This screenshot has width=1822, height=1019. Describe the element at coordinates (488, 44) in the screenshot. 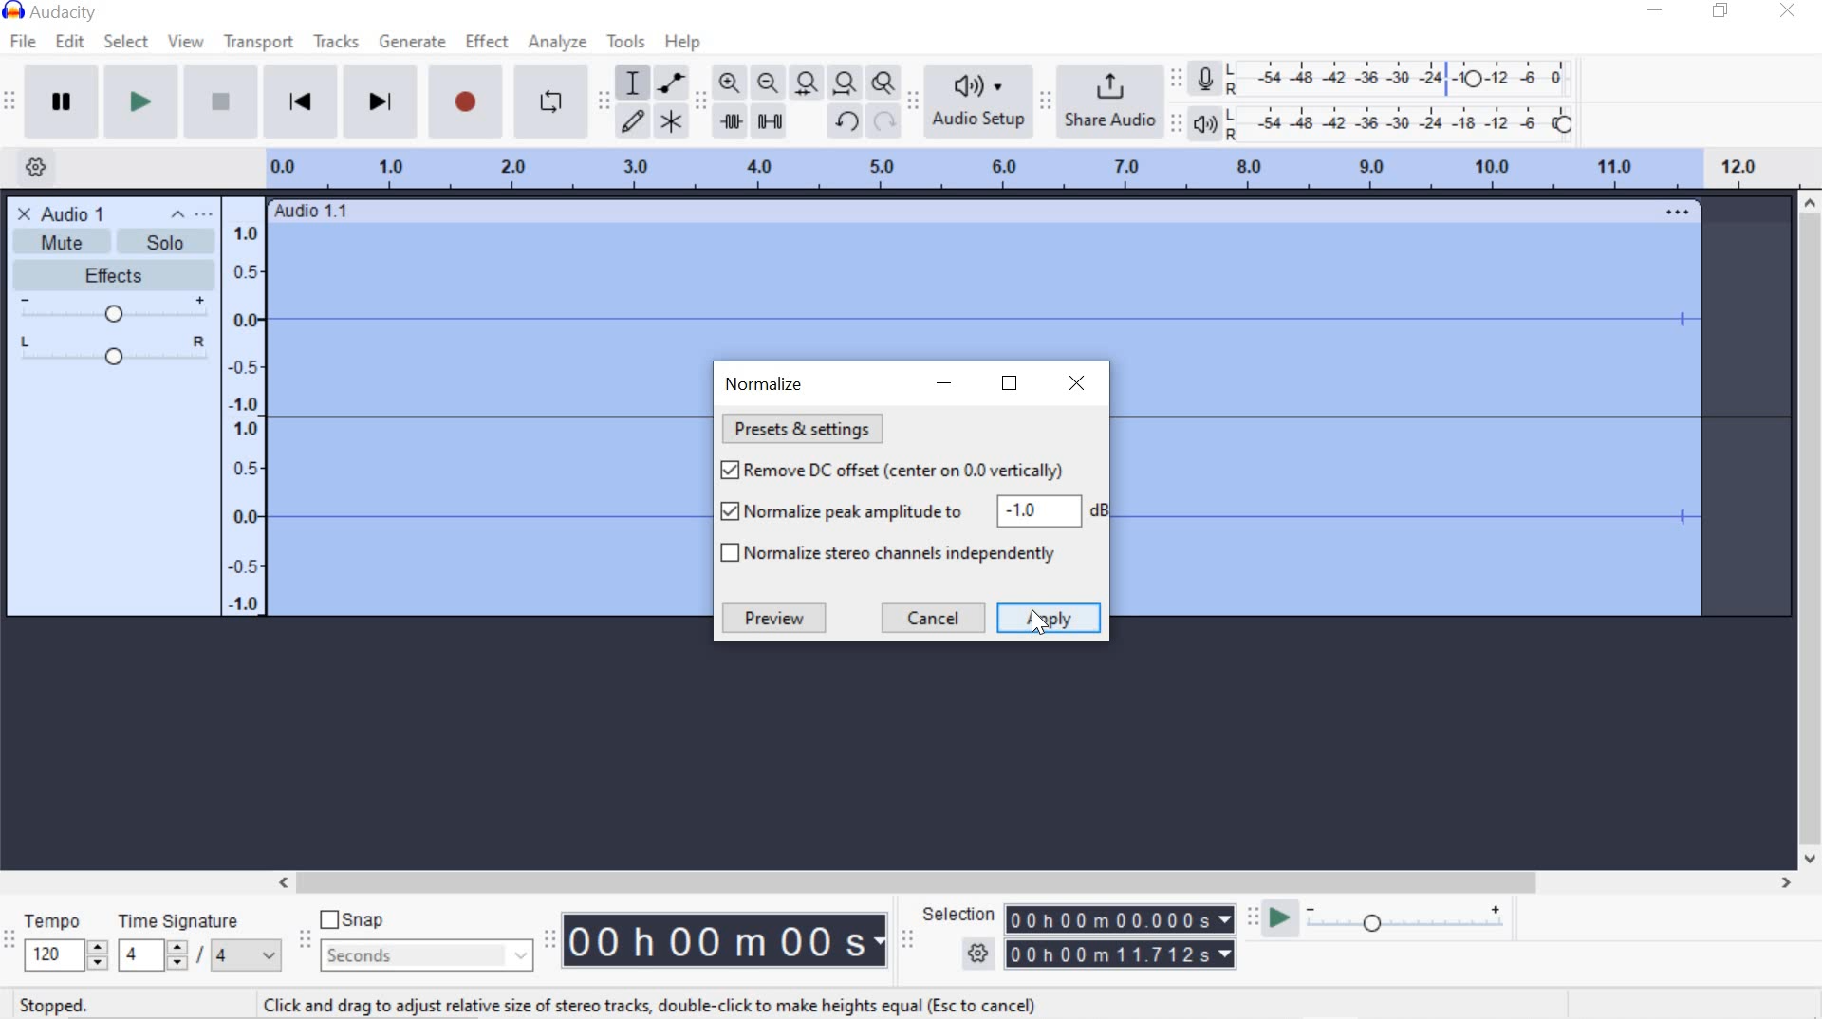

I see `effect` at that location.